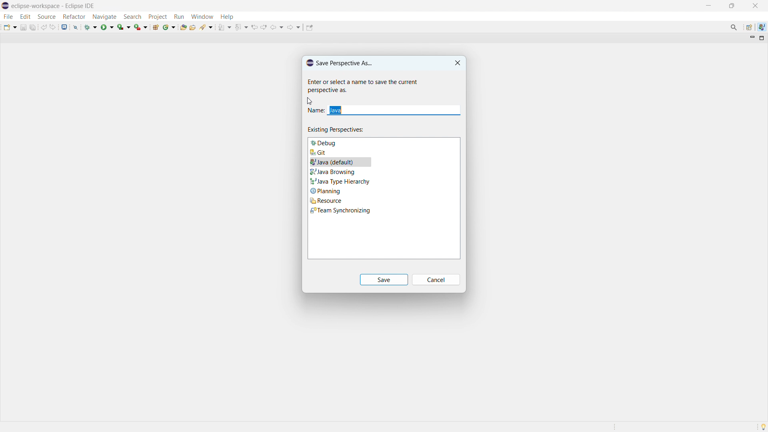  What do you see at coordinates (709, 5) in the screenshot?
I see `minimize` at bounding box center [709, 5].